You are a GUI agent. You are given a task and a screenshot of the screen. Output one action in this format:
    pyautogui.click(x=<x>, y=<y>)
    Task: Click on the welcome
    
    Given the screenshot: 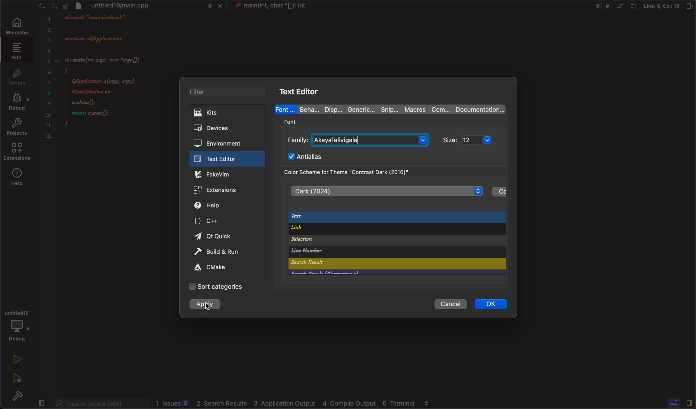 What is the action you would take?
    pyautogui.click(x=18, y=27)
    